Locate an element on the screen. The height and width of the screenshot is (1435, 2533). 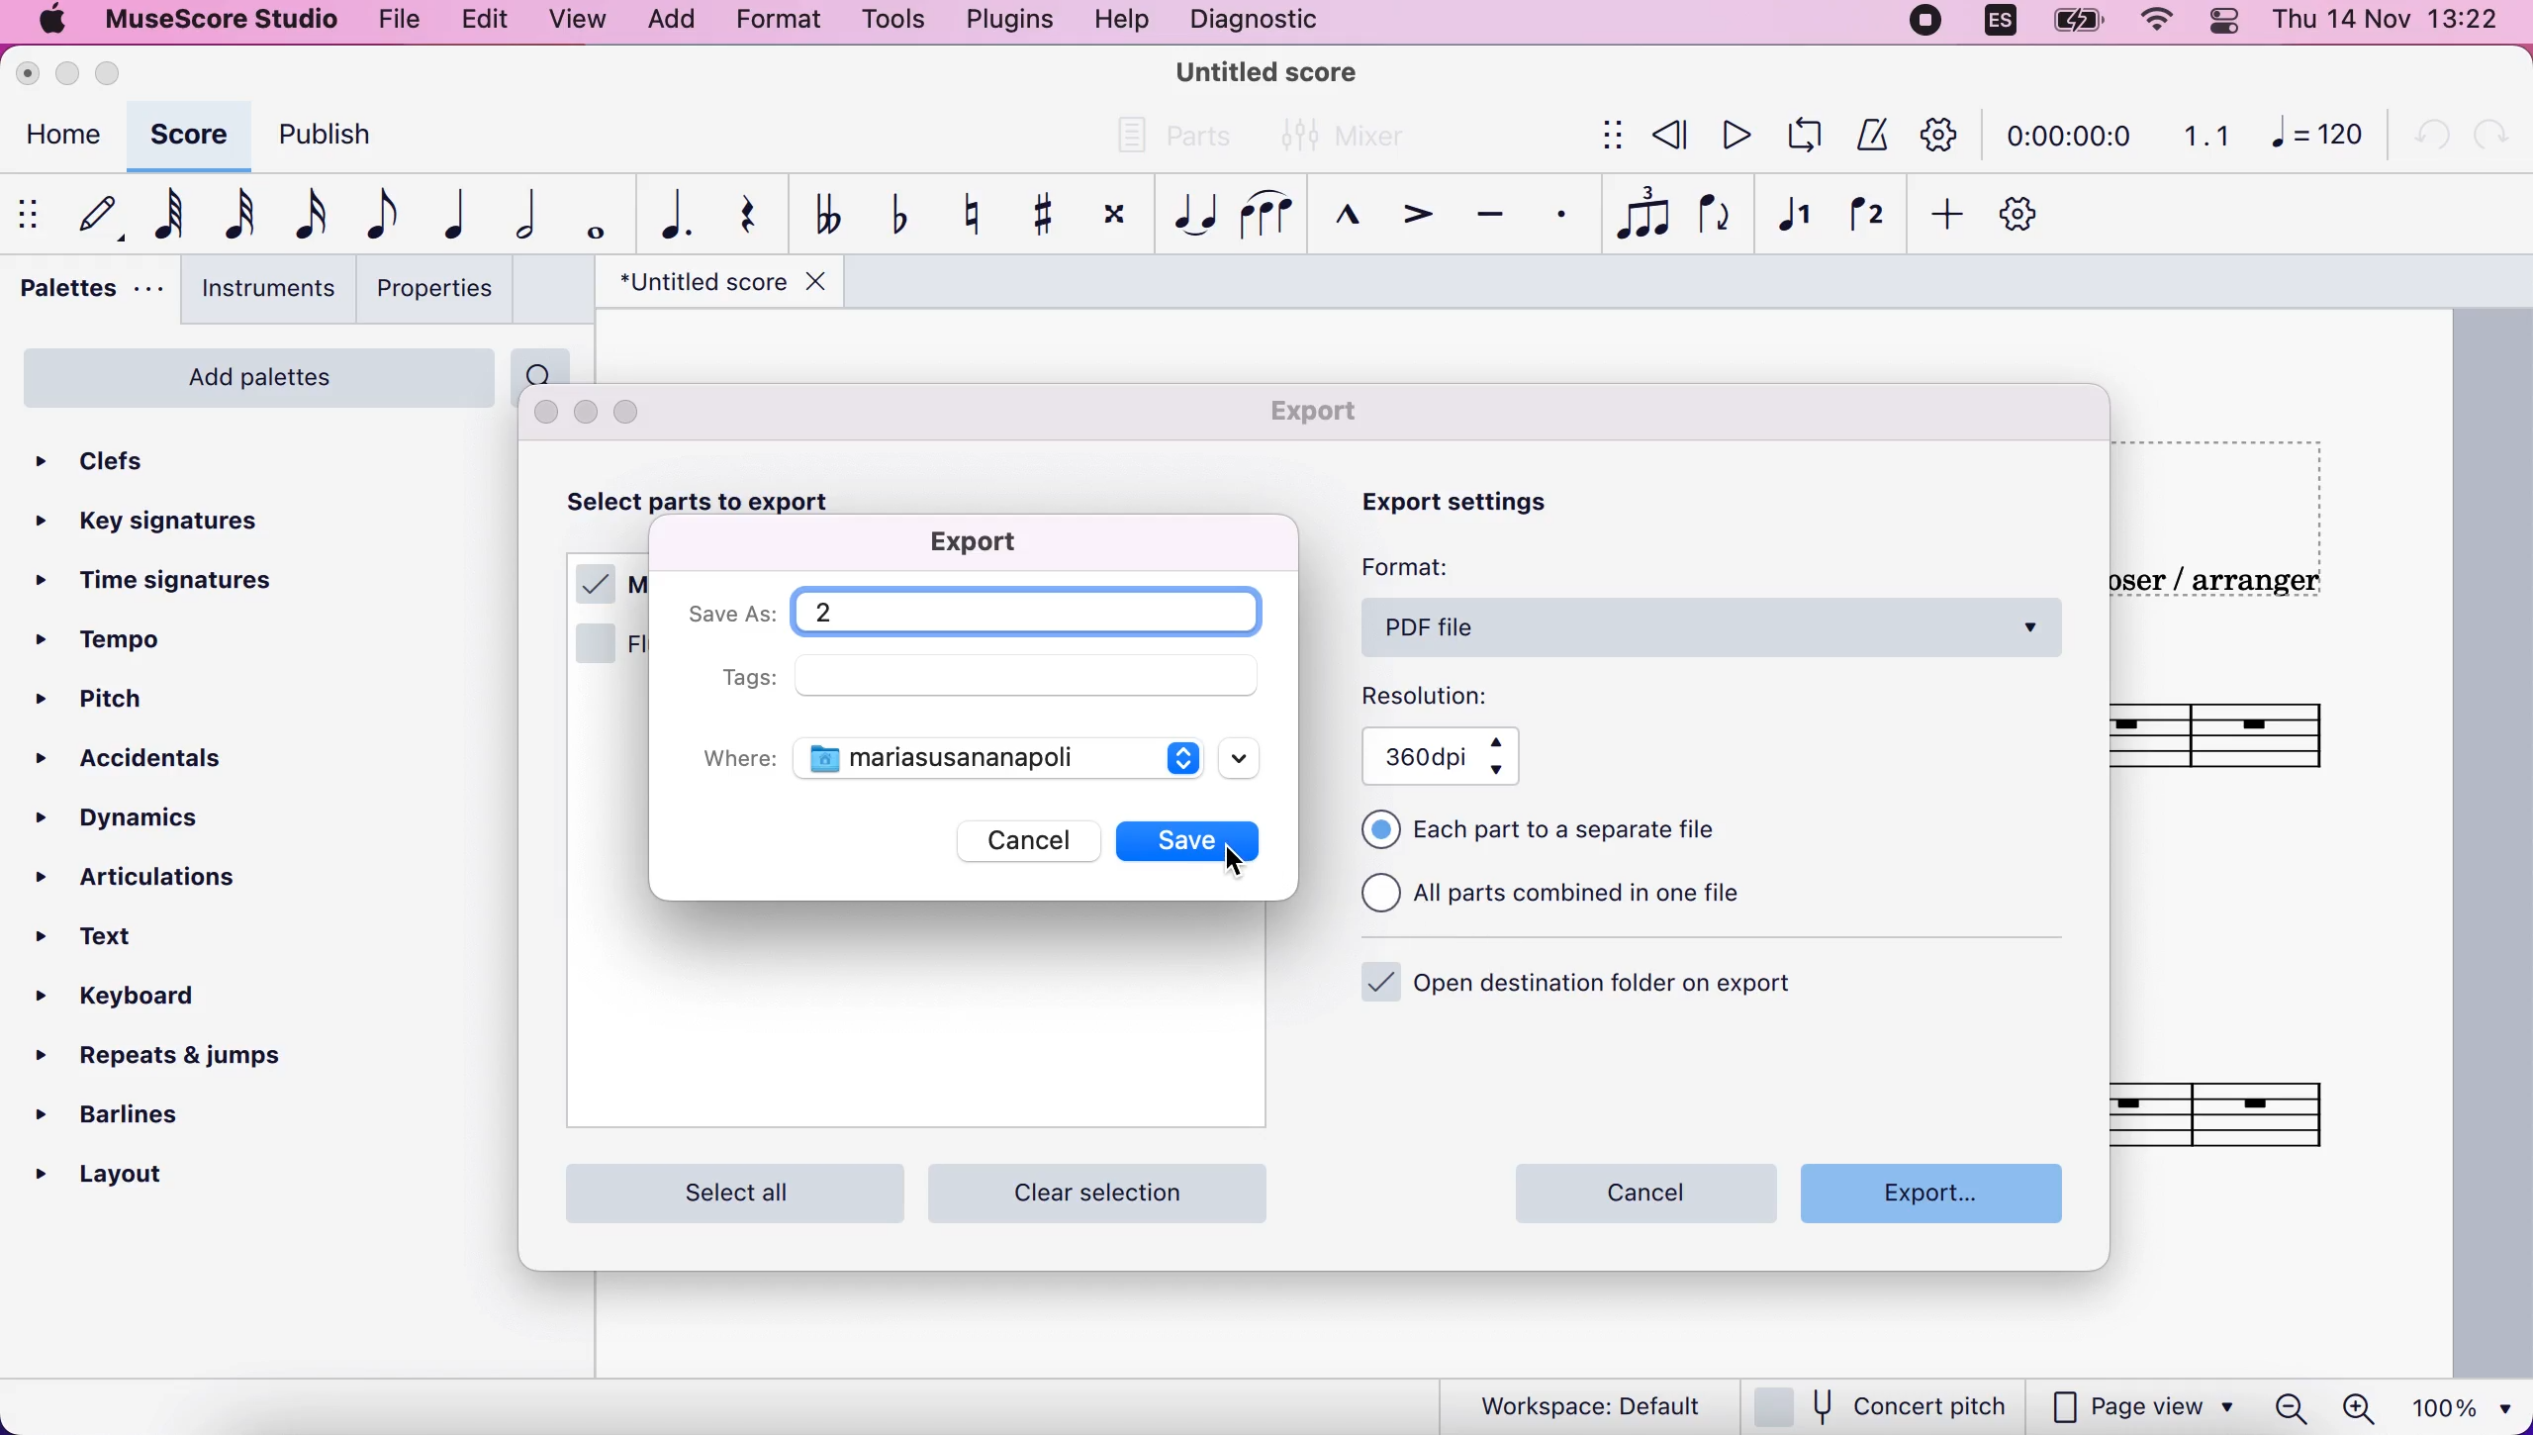
instruments is located at coordinates (259, 290).